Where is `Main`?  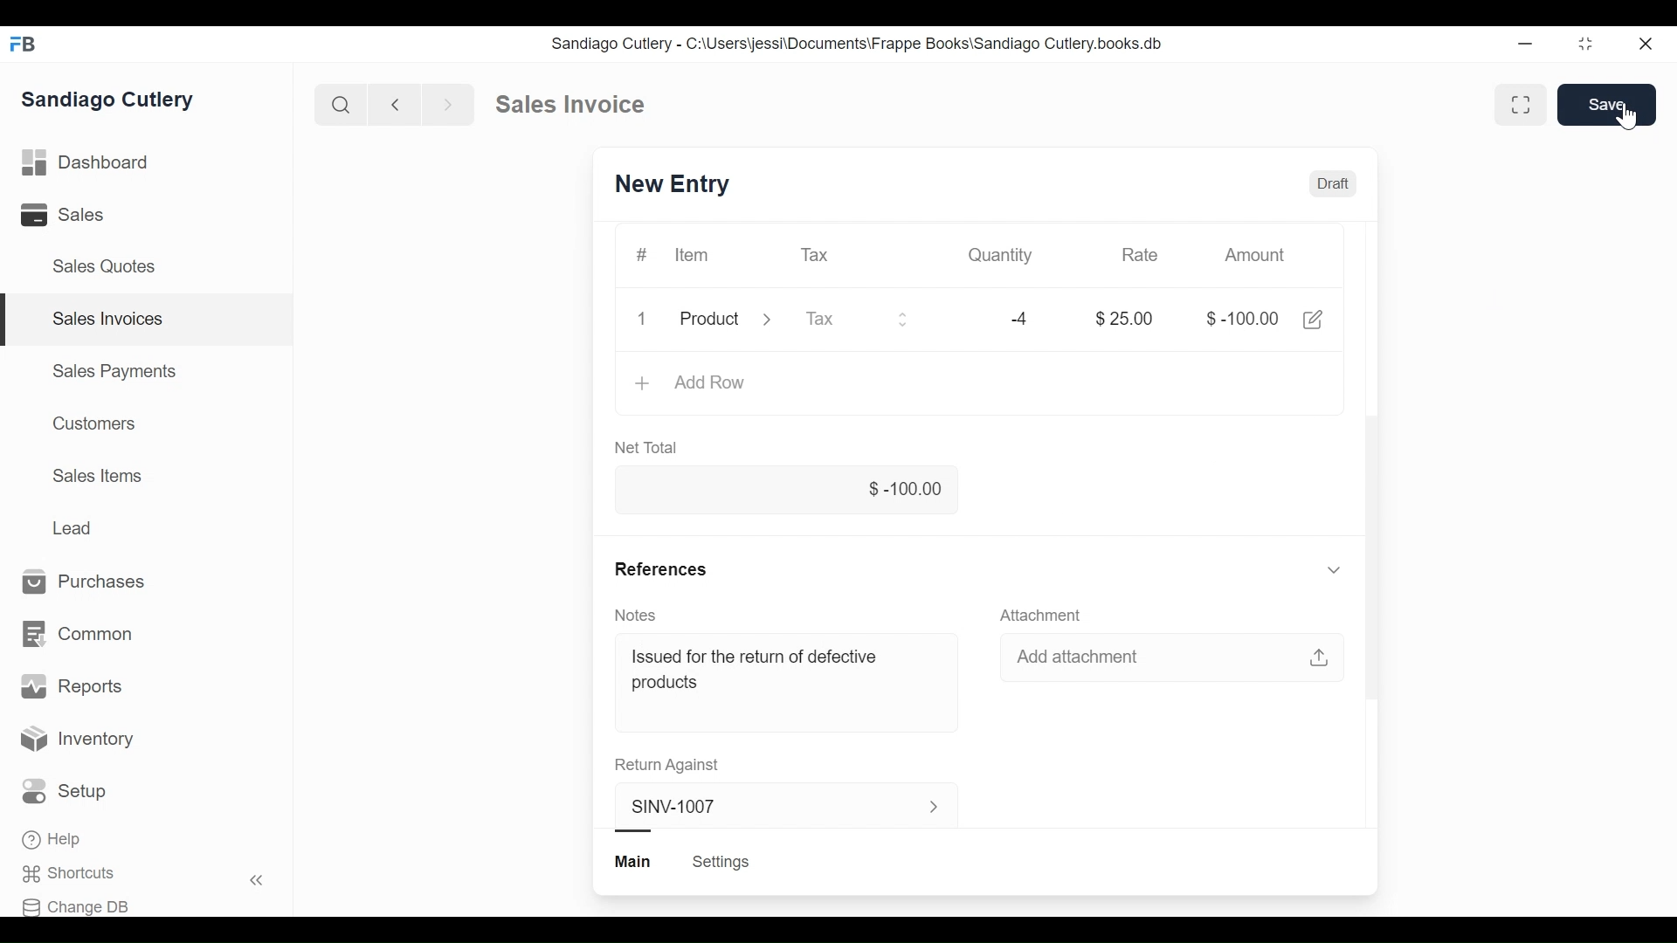 Main is located at coordinates (635, 862).